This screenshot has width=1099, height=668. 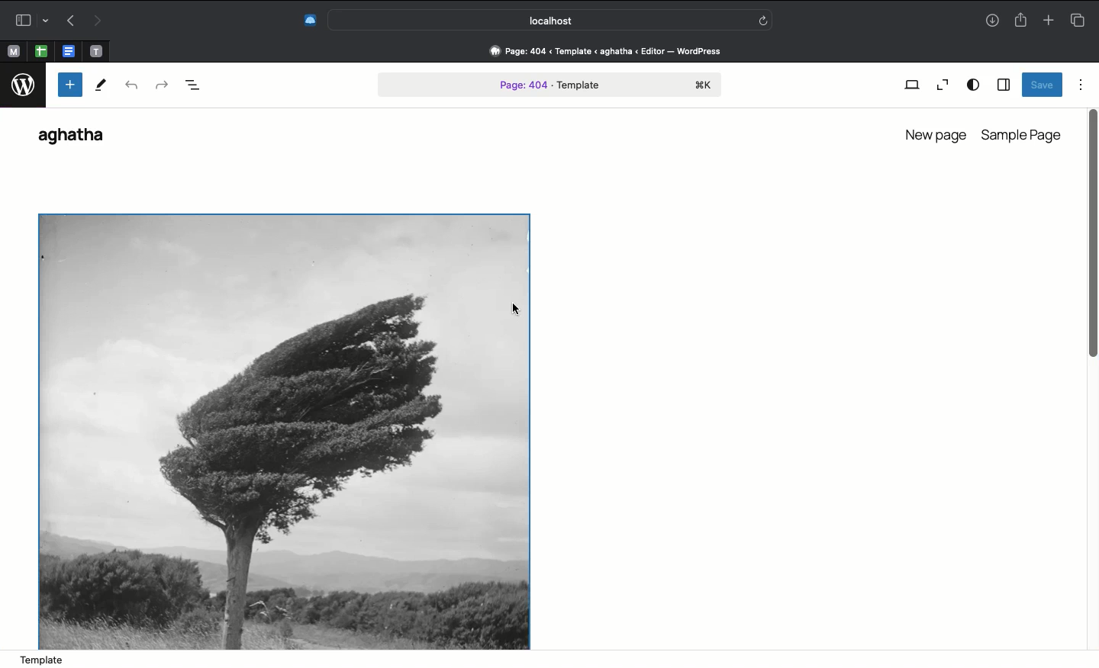 What do you see at coordinates (552, 19) in the screenshot?
I see `Search bar` at bounding box center [552, 19].